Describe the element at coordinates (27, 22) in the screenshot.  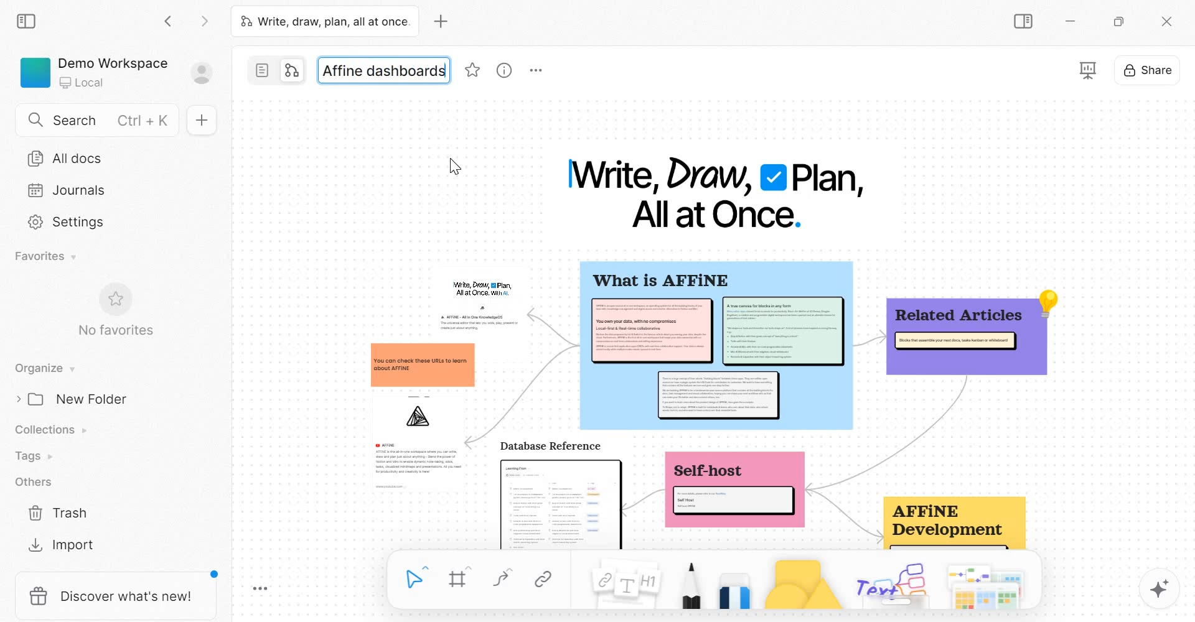
I see `collapse sidebar` at that location.